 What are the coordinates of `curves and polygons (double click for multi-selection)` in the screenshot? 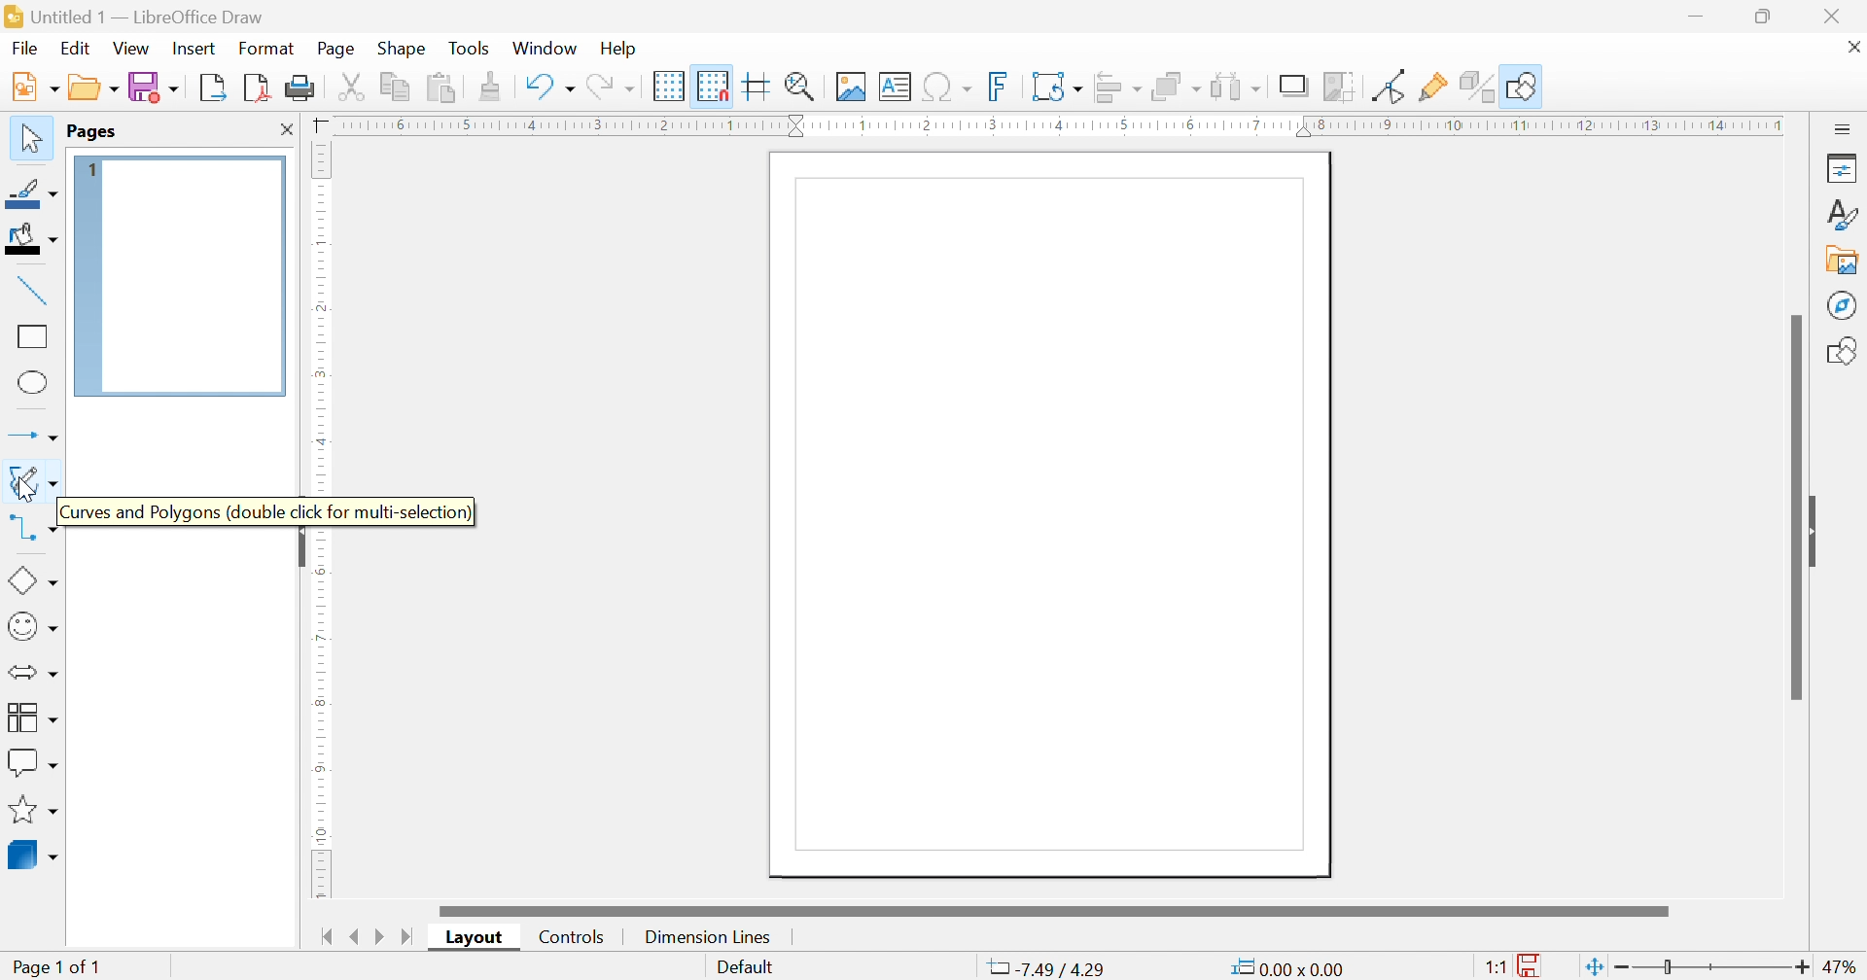 It's located at (35, 484).